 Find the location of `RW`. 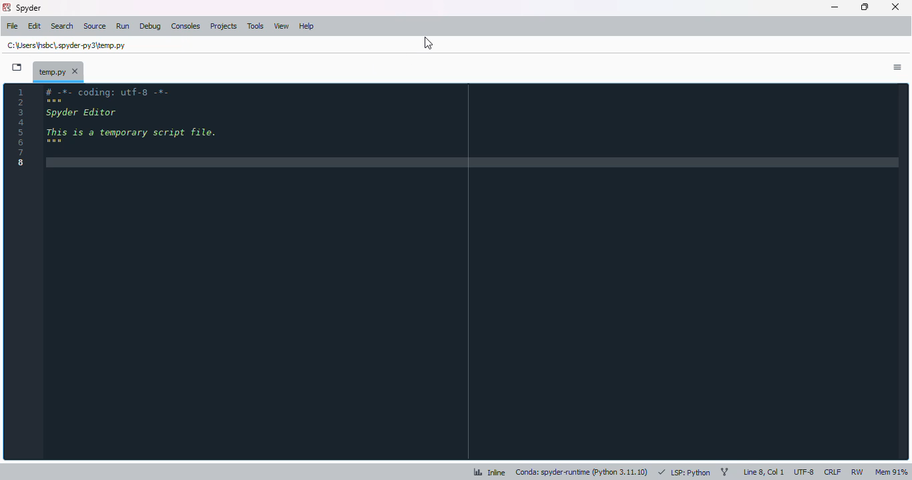

RW is located at coordinates (858, 471).